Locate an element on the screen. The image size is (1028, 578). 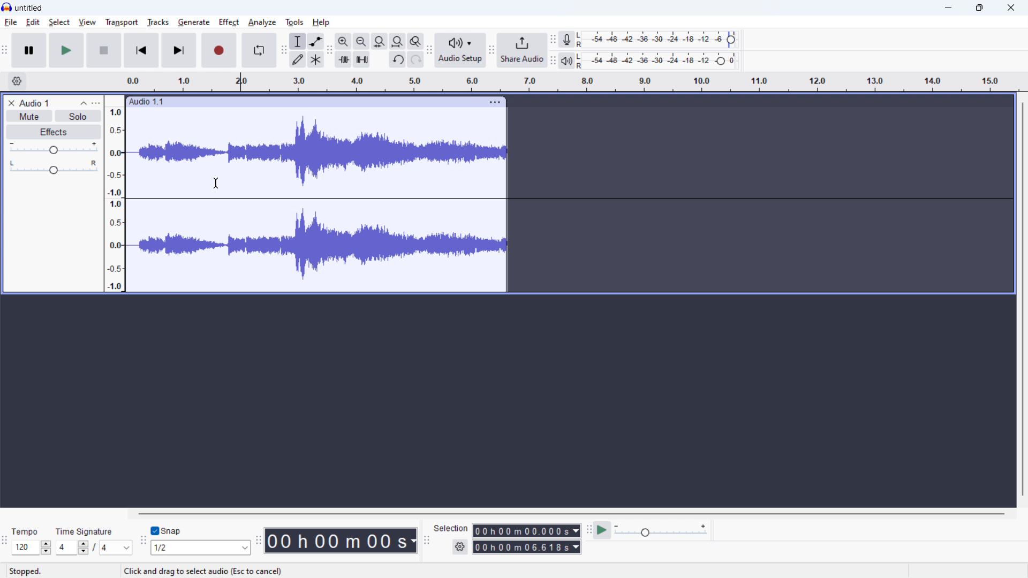
envelop is located at coordinates (316, 41).